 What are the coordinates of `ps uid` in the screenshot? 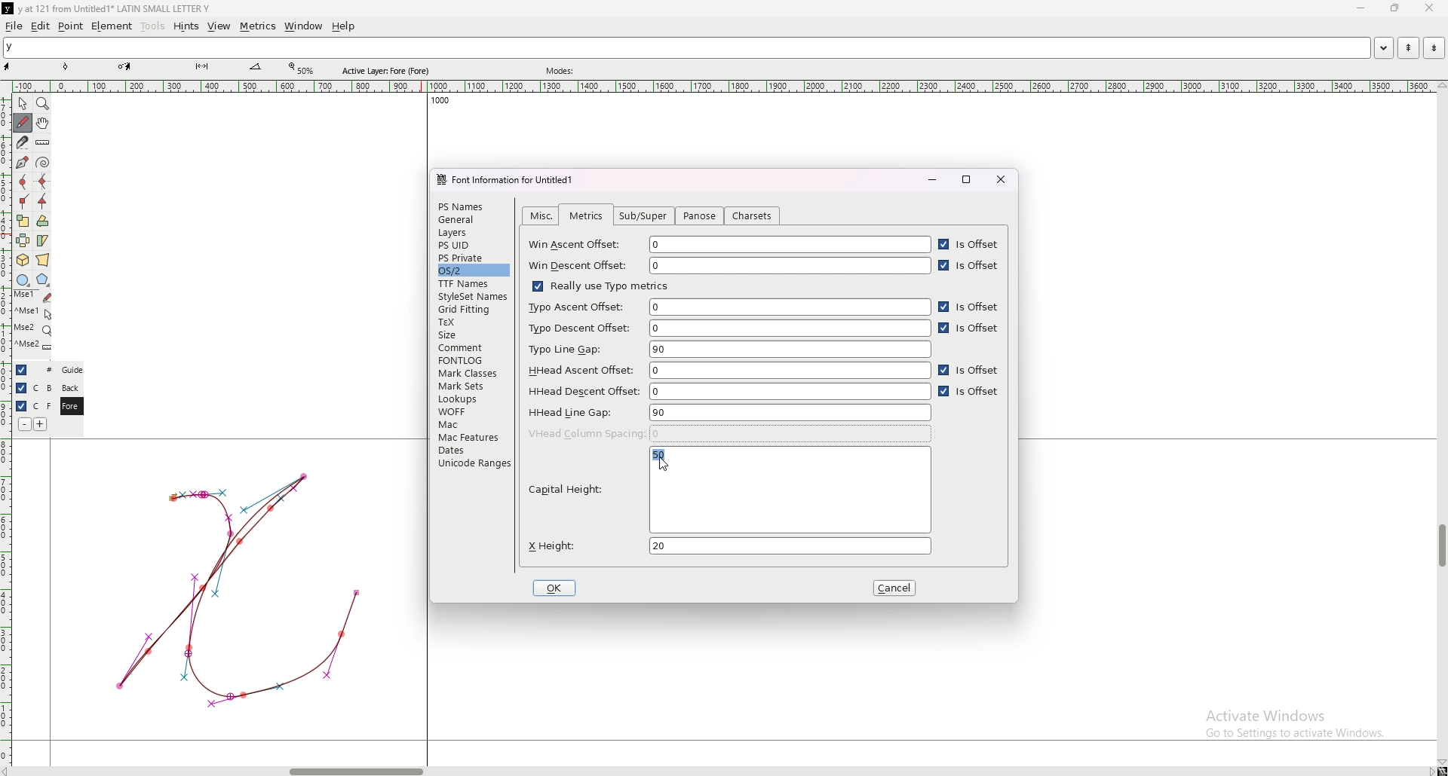 It's located at (473, 246).